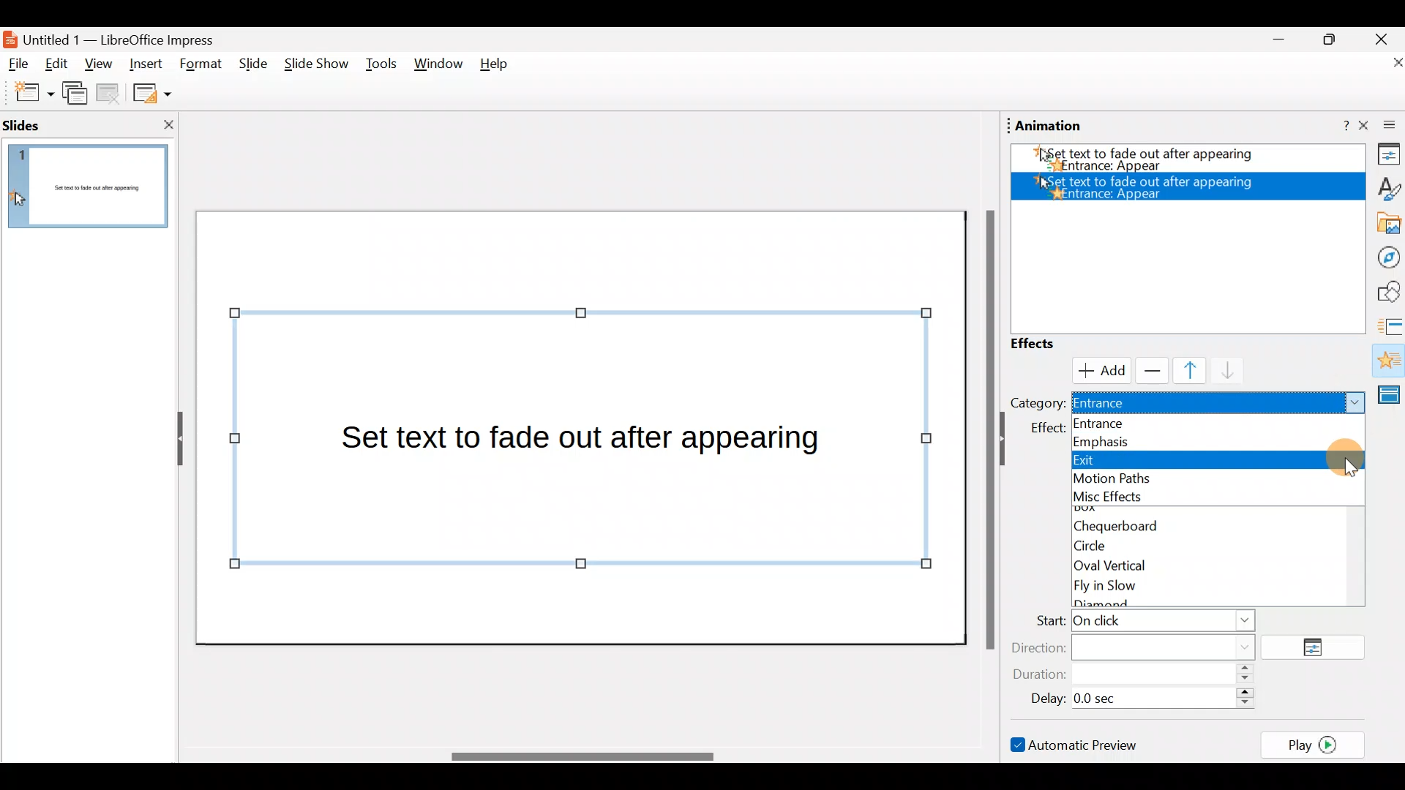  What do you see at coordinates (1218, 591) in the screenshot?
I see `Fly in slow` at bounding box center [1218, 591].